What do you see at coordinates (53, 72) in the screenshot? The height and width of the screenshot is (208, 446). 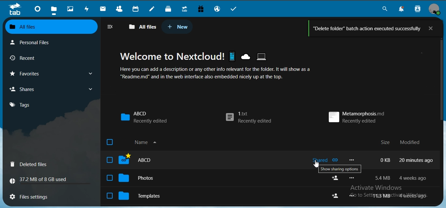 I see `favorites` at bounding box center [53, 72].